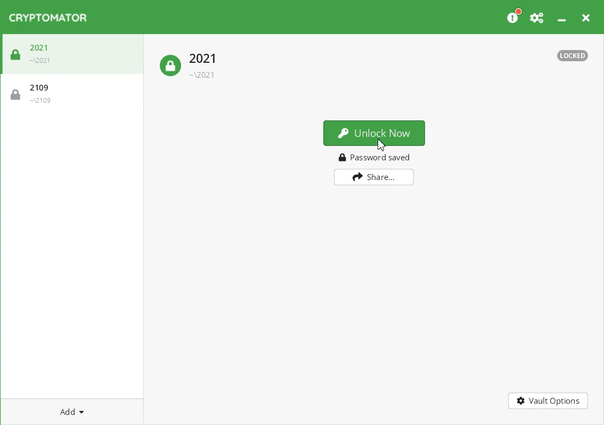 The width and height of the screenshot is (604, 425). Describe the element at coordinates (585, 18) in the screenshot. I see `Close` at that location.